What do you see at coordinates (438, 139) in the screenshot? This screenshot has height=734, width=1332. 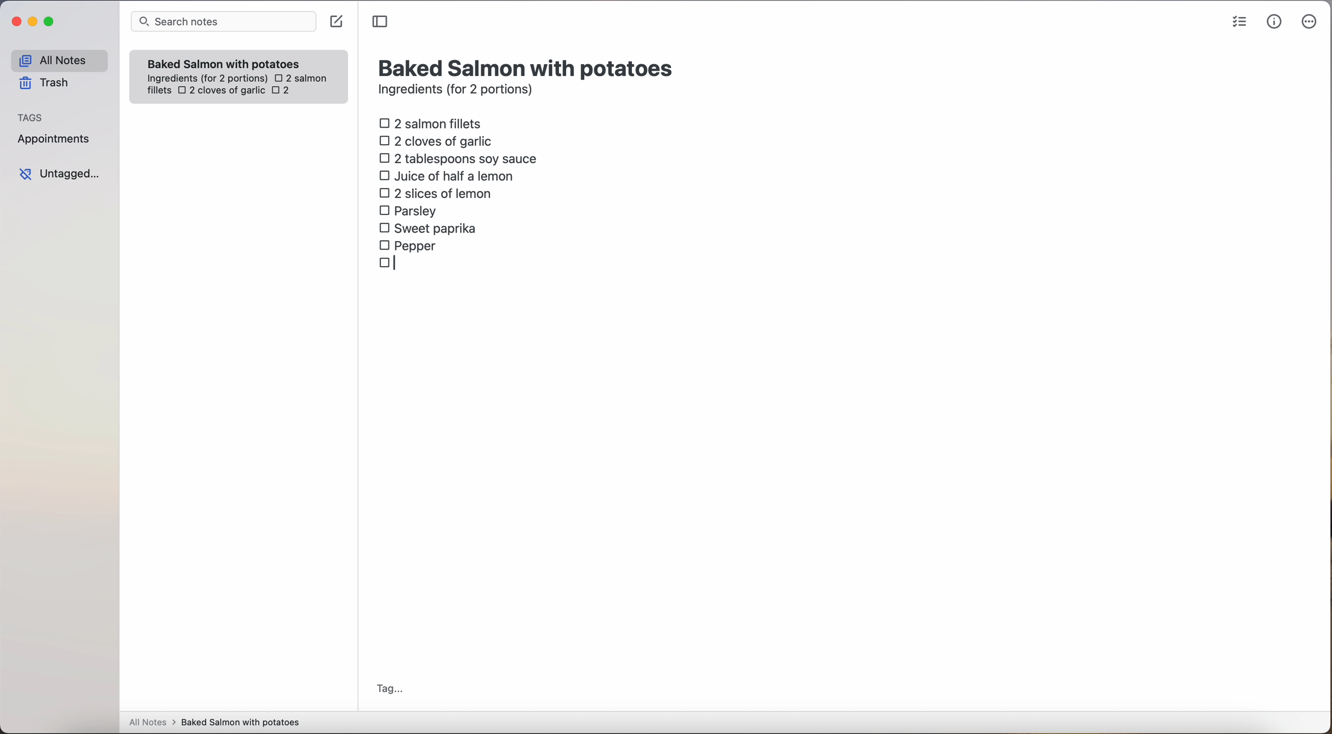 I see `2 cloves of garlic` at bounding box center [438, 139].